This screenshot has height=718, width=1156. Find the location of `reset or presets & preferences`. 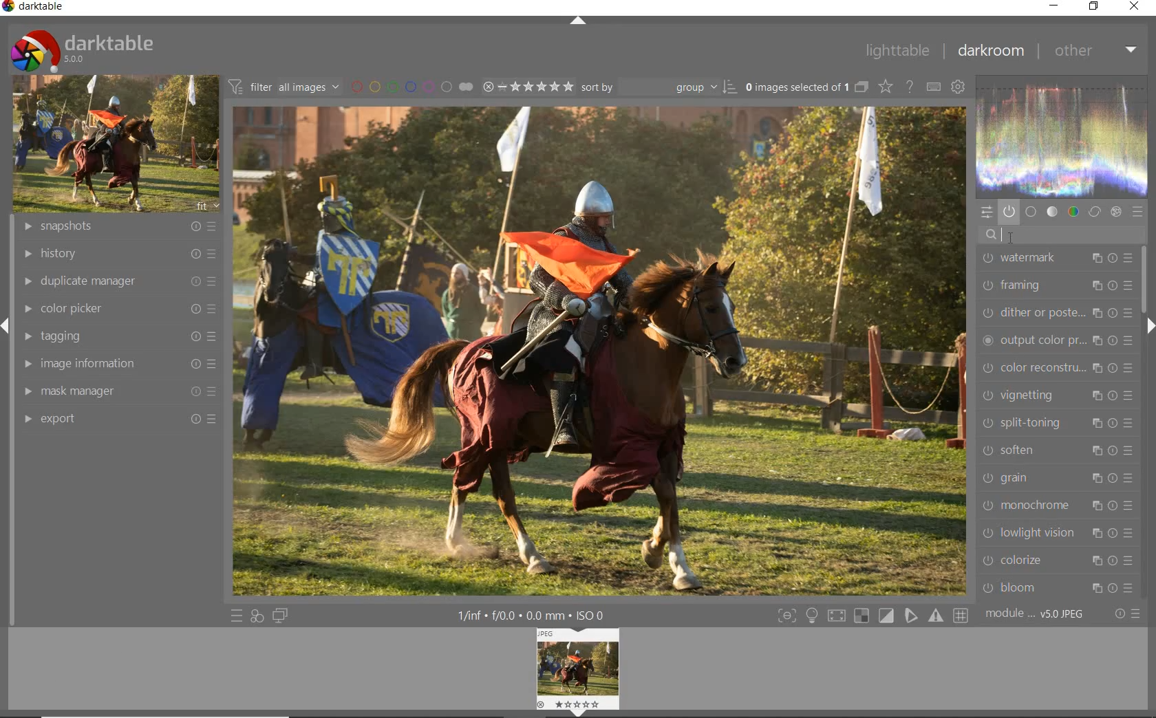

reset or presets & preferences is located at coordinates (1127, 615).